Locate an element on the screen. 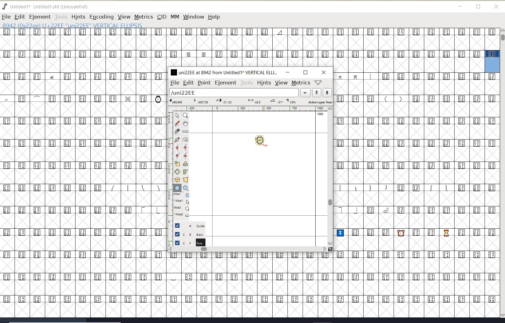 This screenshot has height=323, width=505. rectangle or ellipse is located at coordinates (178, 188).